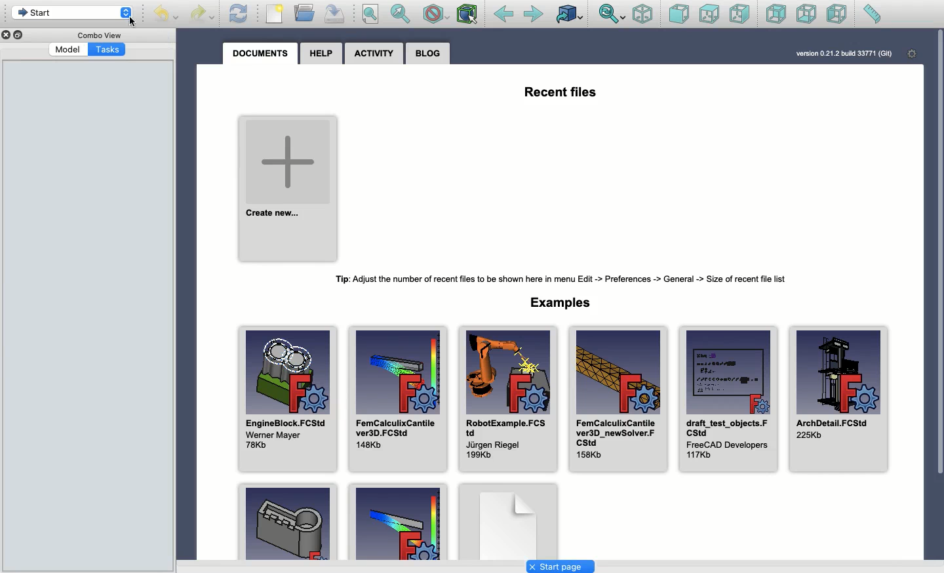 This screenshot has height=573, width=944. What do you see at coordinates (560, 93) in the screenshot?
I see `Recent files` at bounding box center [560, 93].